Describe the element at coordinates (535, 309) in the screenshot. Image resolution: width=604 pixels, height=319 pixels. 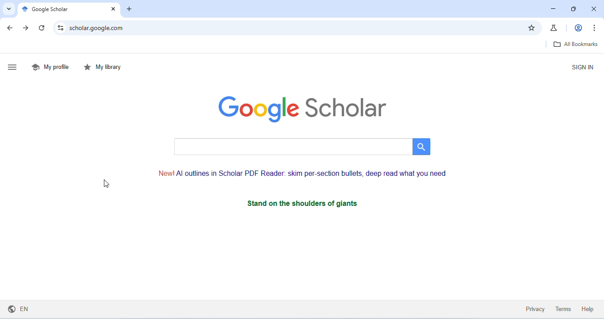
I see `privacy` at that location.